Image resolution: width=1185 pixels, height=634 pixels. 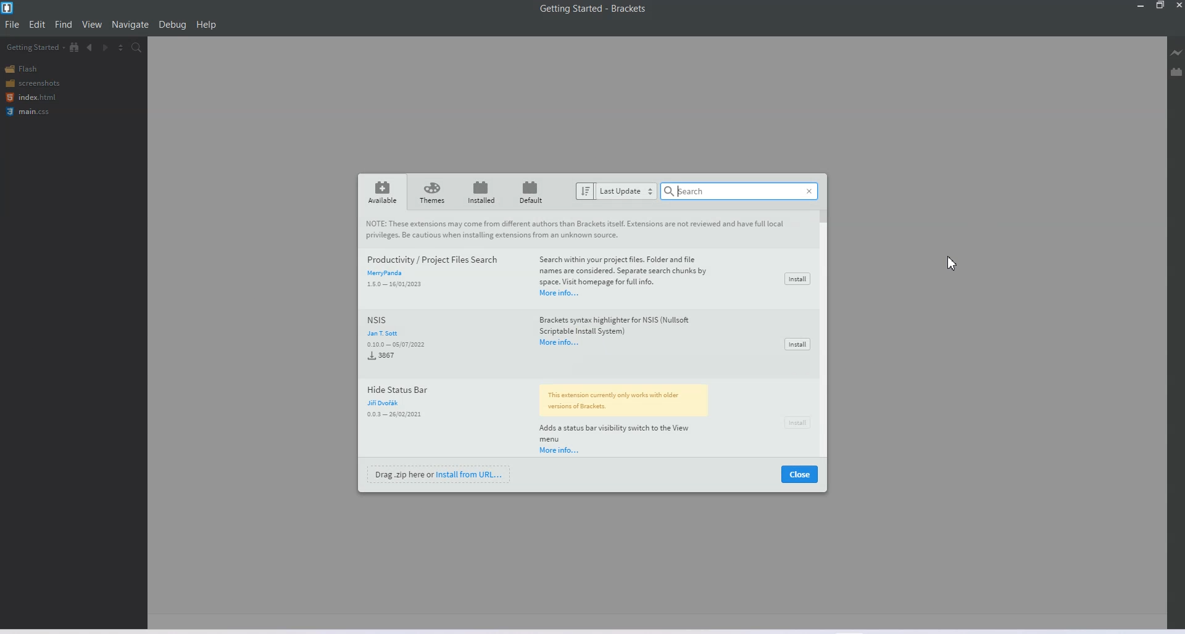 I want to click on Find, so click(x=64, y=23).